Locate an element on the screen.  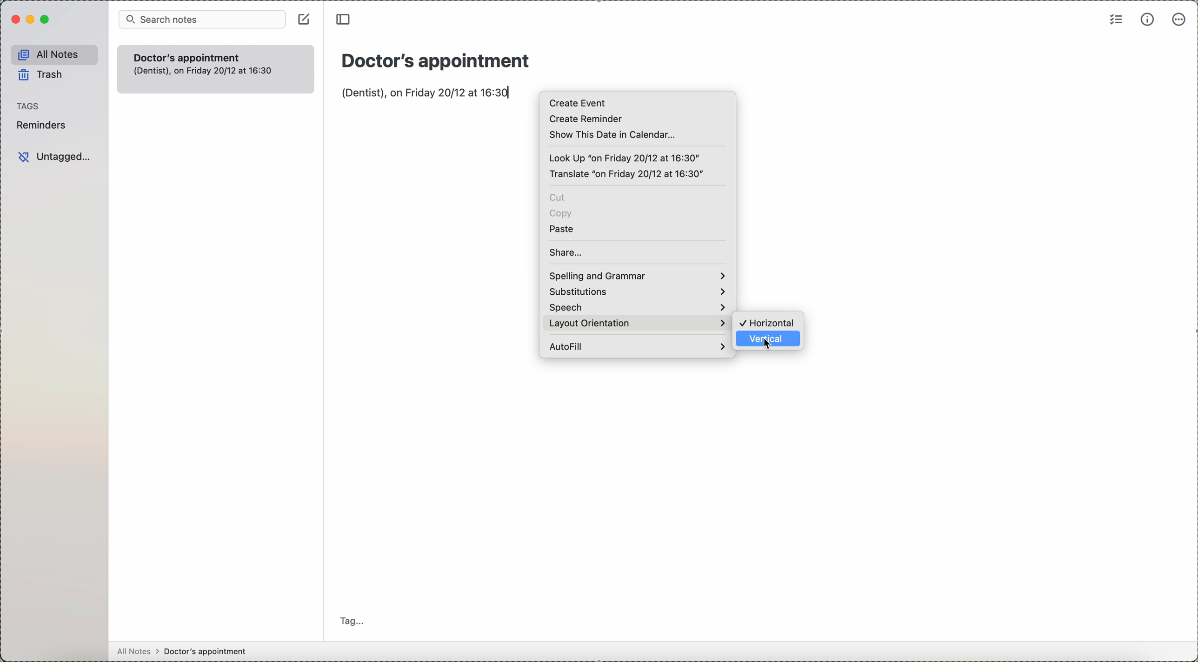
all notes is located at coordinates (54, 53).